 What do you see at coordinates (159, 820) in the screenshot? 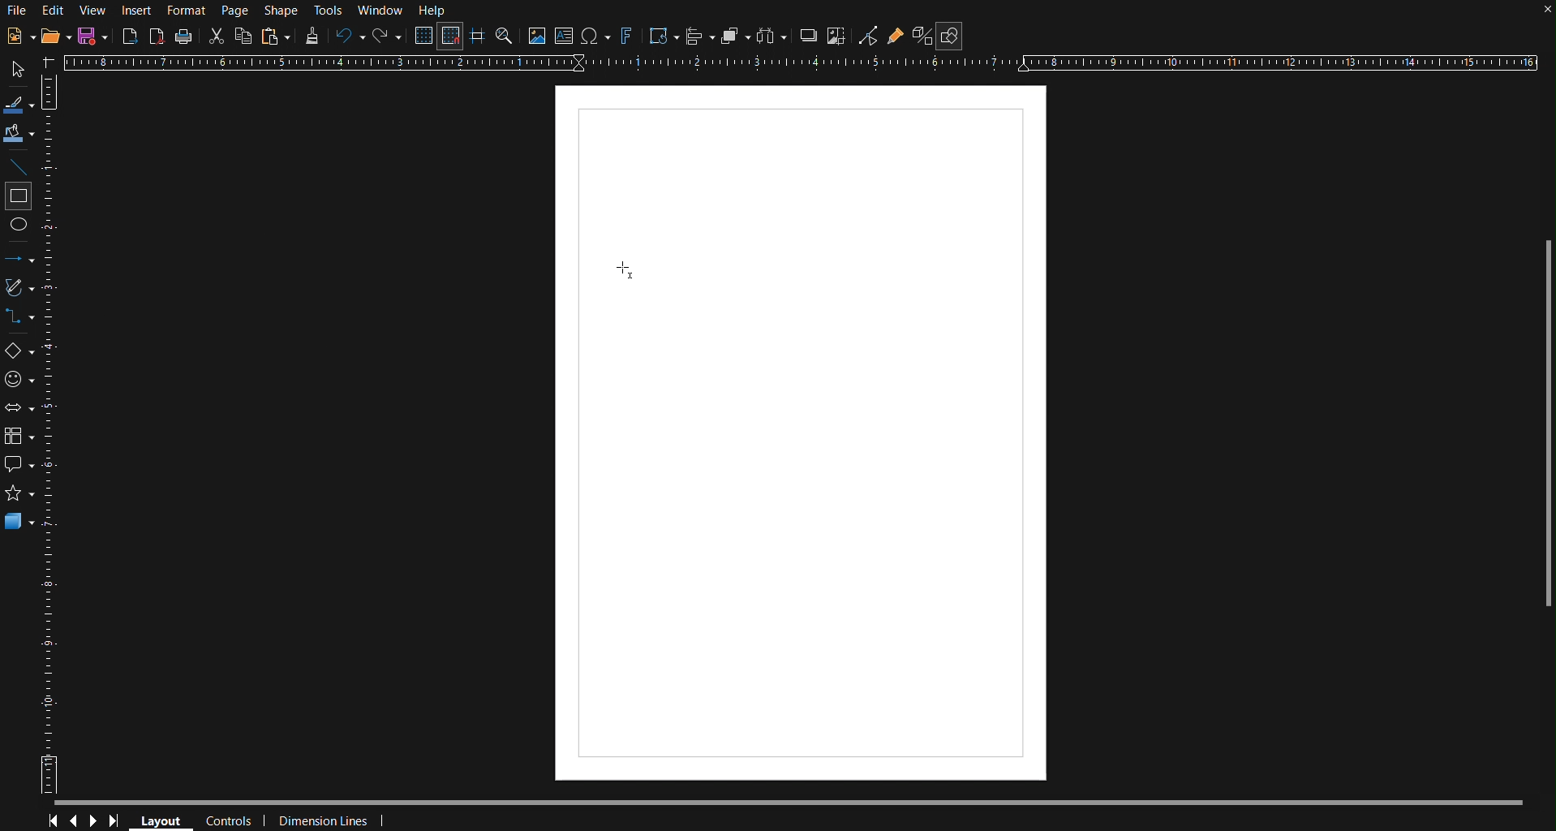
I see `Layout` at bounding box center [159, 820].